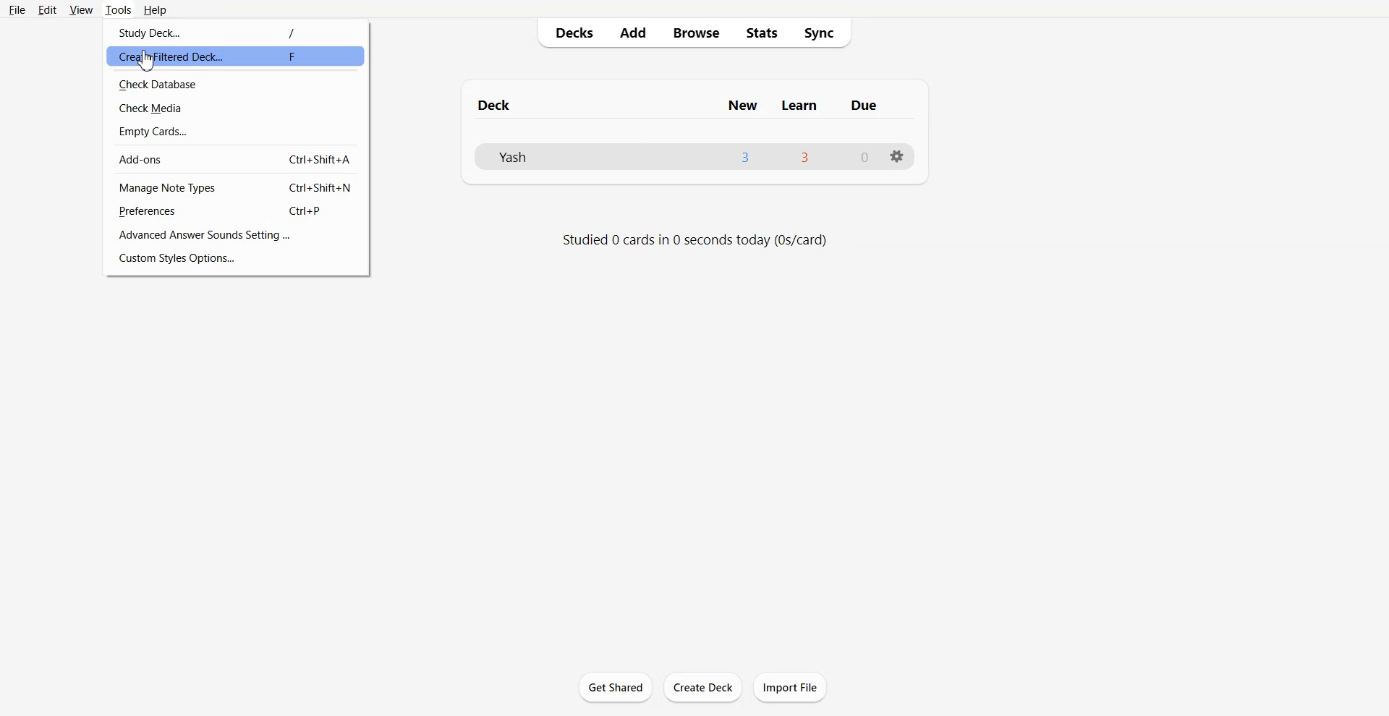  Describe the element at coordinates (569, 33) in the screenshot. I see `Decks` at that location.